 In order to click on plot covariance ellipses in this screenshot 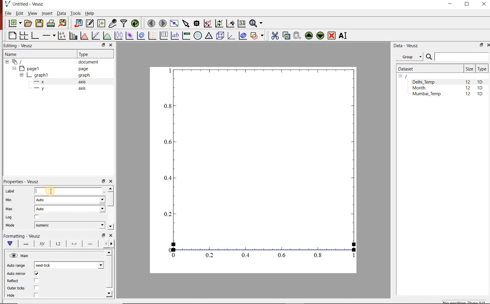, I will do `click(243, 36)`.